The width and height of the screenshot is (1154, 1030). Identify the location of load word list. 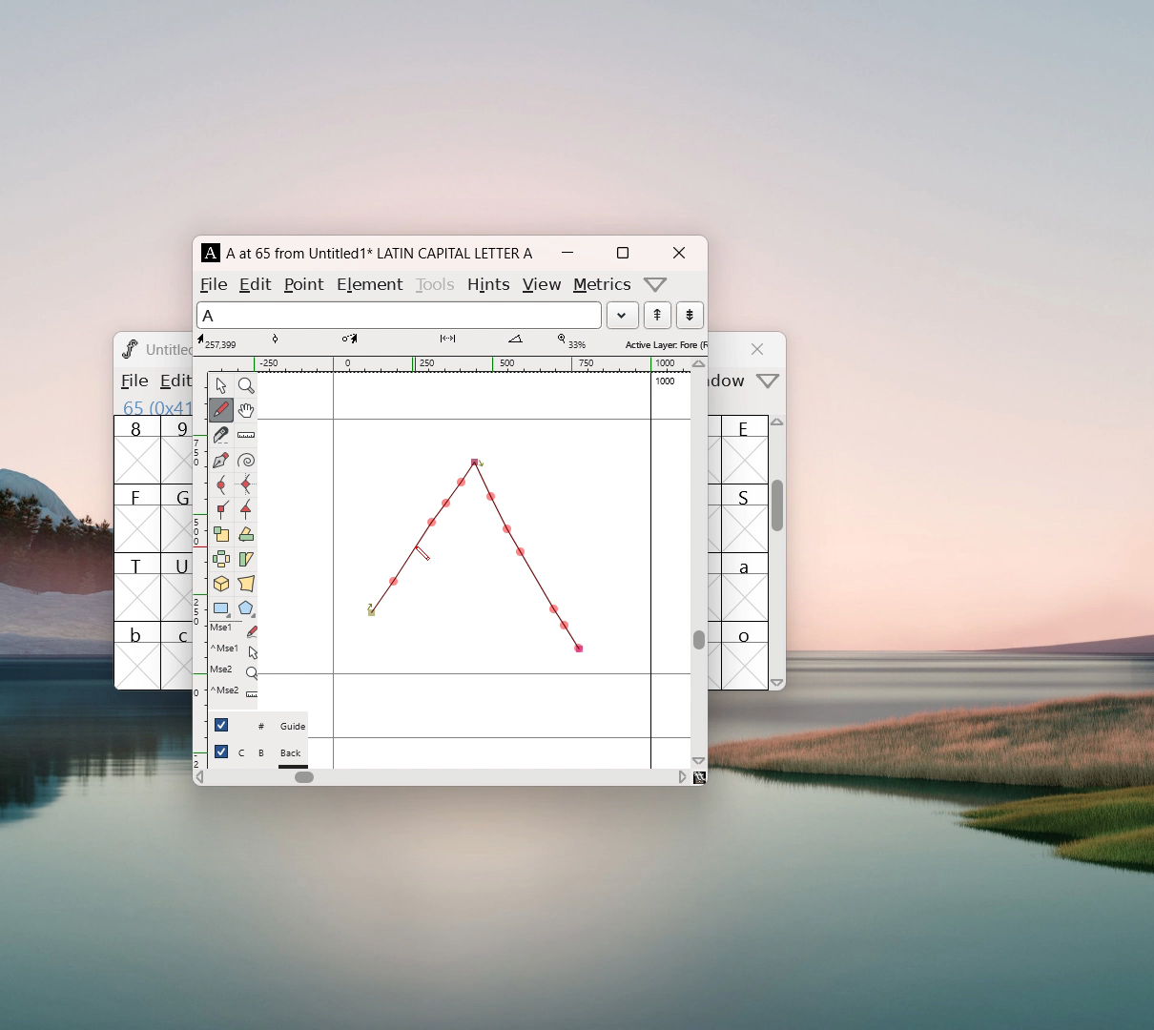
(622, 315).